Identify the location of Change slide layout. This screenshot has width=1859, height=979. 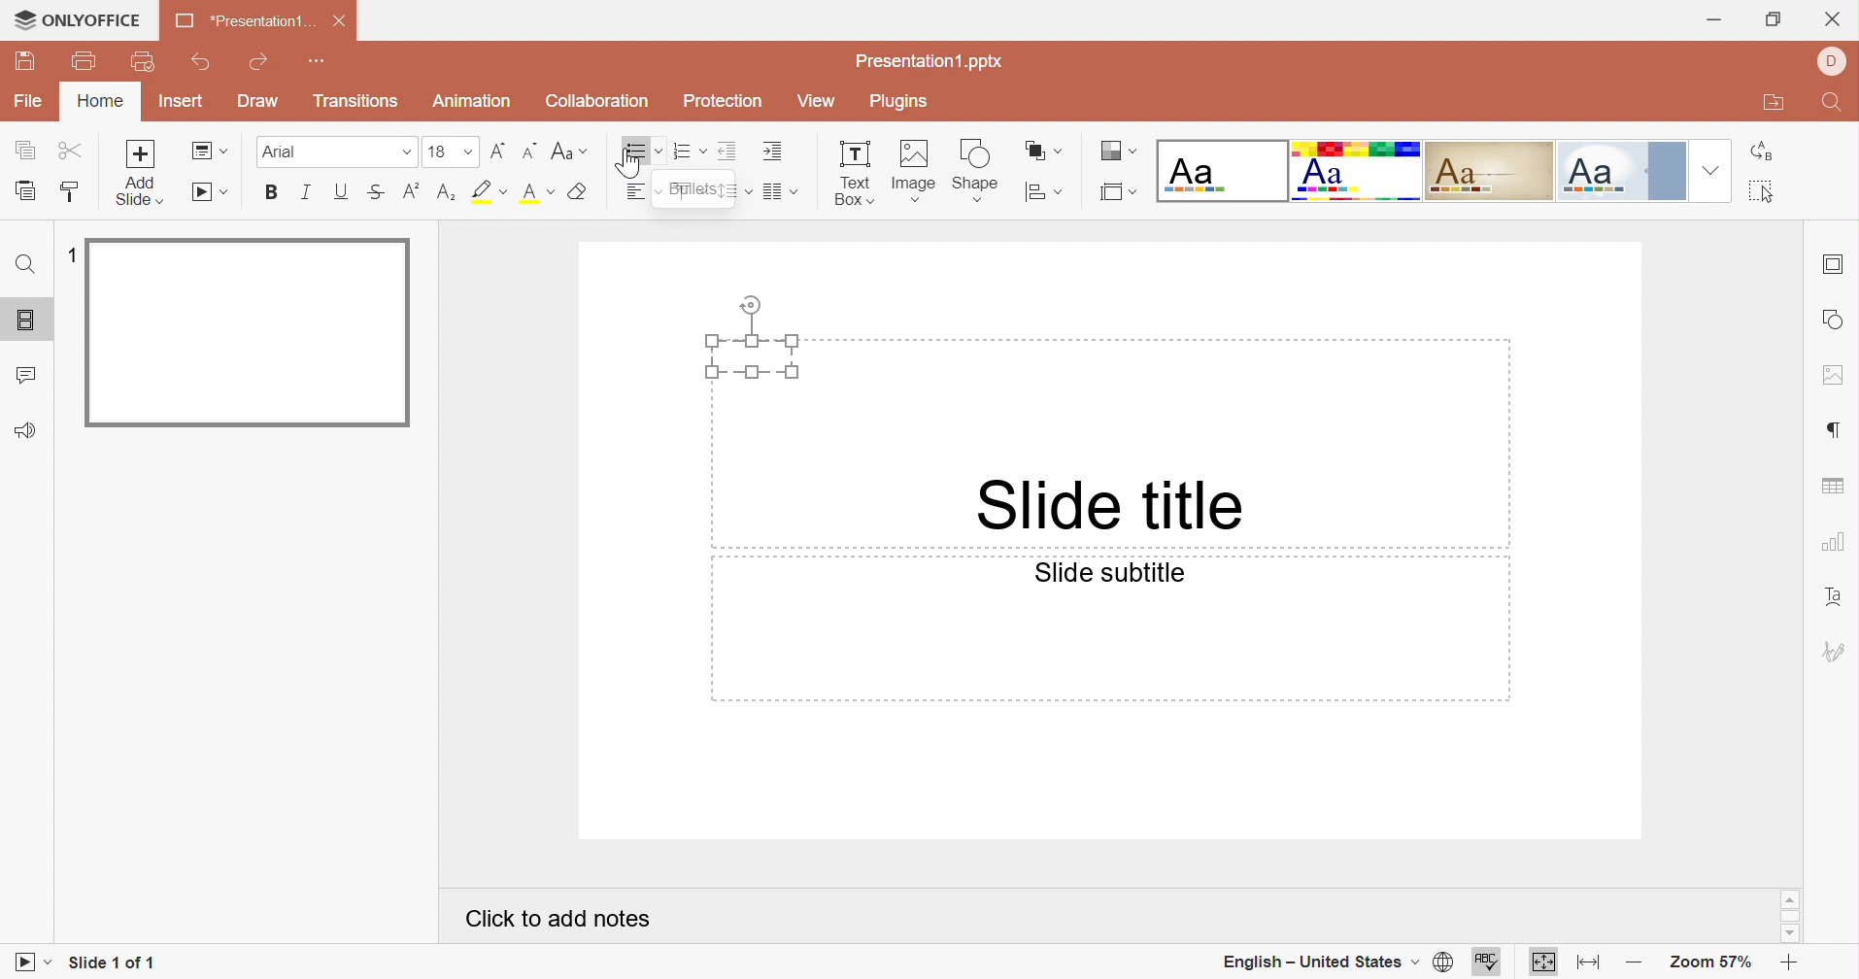
(210, 152).